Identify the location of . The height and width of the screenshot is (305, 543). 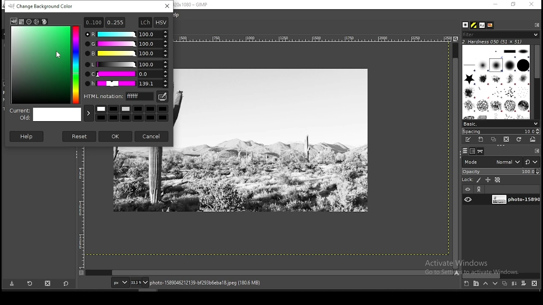
(214, 283).